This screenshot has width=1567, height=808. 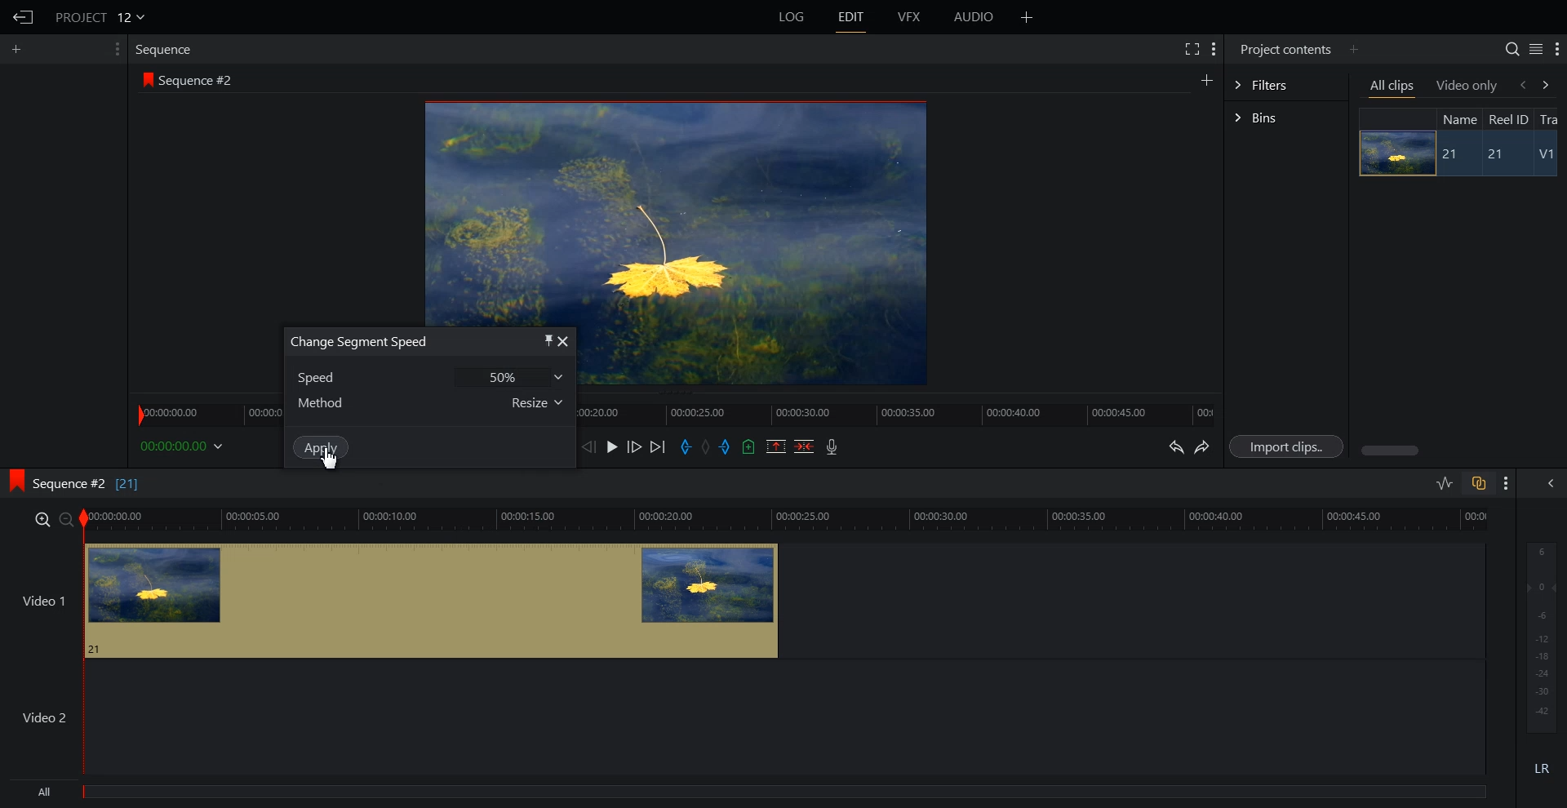 What do you see at coordinates (200, 81) in the screenshot?
I see `Sequence #2` at bounding box center [200, 81].